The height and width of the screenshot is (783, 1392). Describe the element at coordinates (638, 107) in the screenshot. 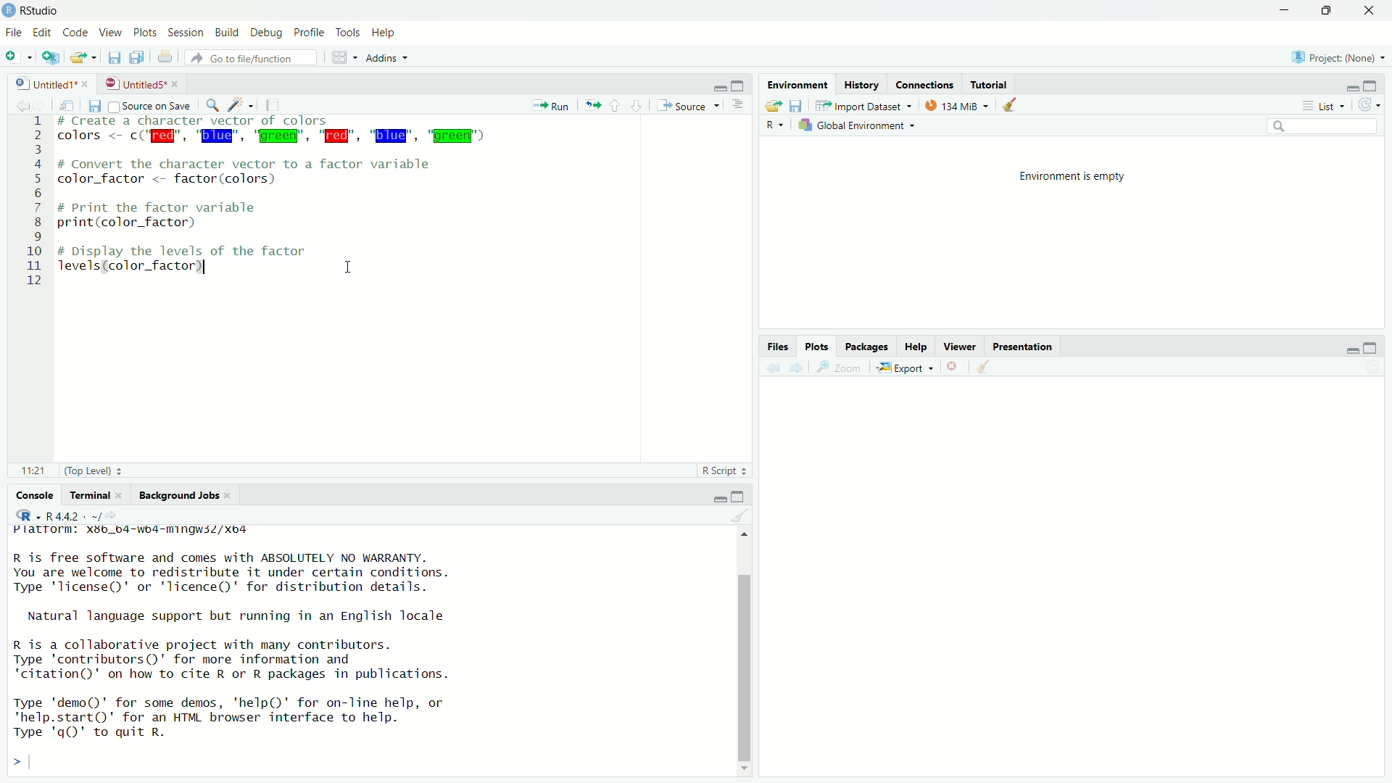

I see `go to next section/chunk` at that location.